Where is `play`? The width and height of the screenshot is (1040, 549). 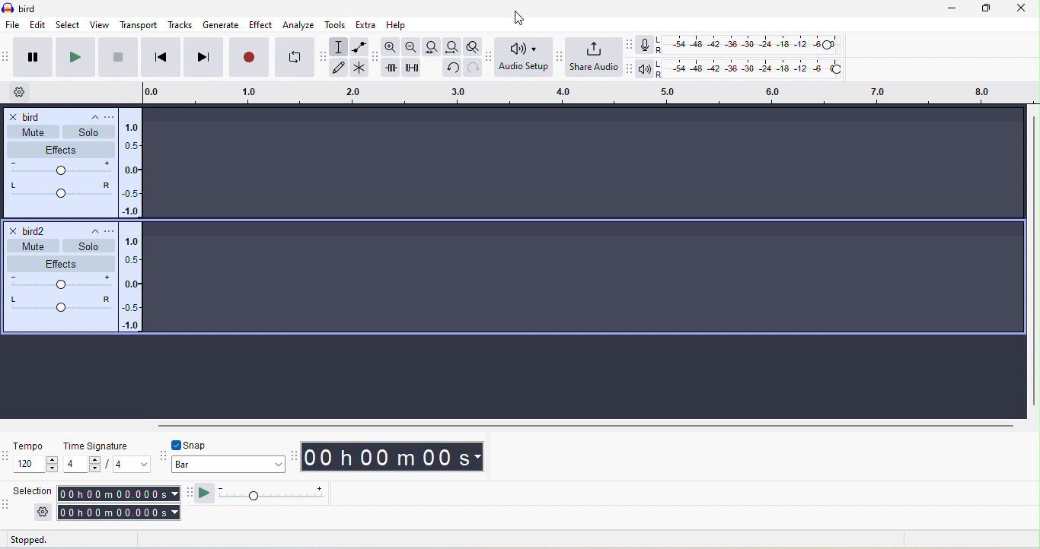
play is located at coordinates (73, 57).